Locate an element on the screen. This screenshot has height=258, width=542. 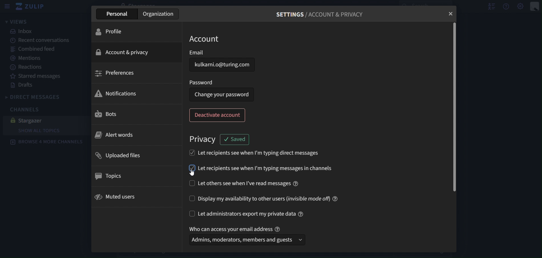
combined feed is located at coordinates (34, 49).